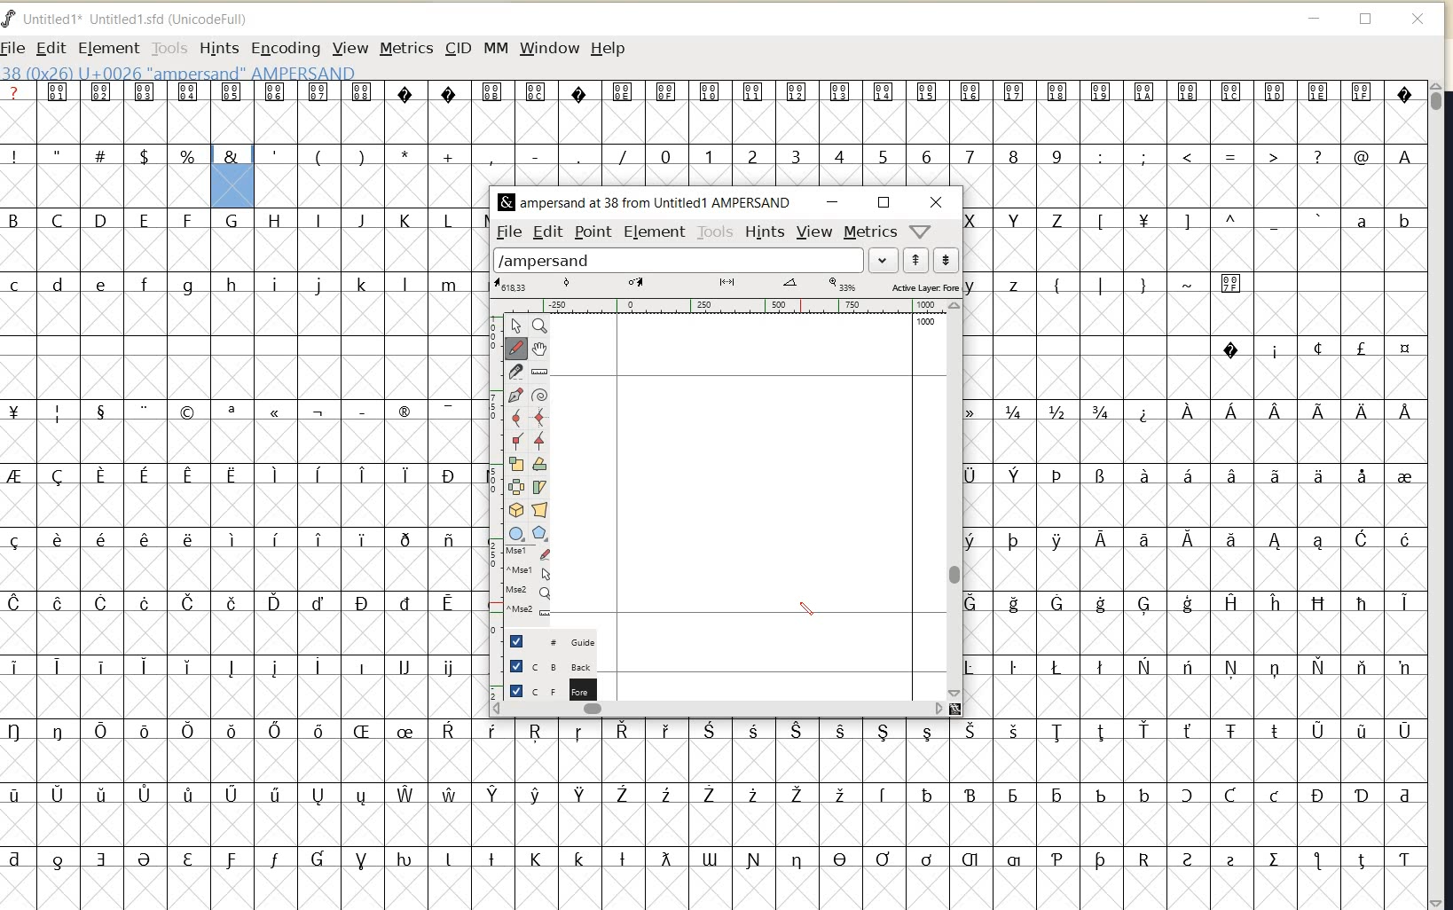 The height and width of the screenshot is (910, 1453). Describe the element at coordinates (1419, 19) in the screenshot. I see `close` at that location.